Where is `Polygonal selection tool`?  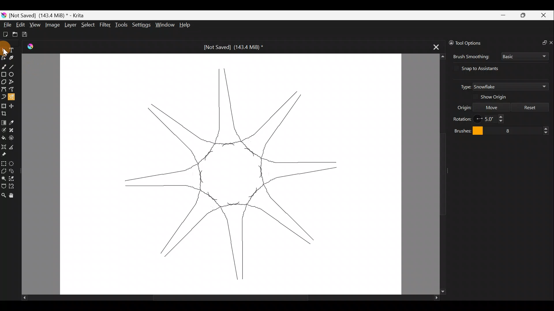
Polygonal selection tool is located at coordinates (4, 171).